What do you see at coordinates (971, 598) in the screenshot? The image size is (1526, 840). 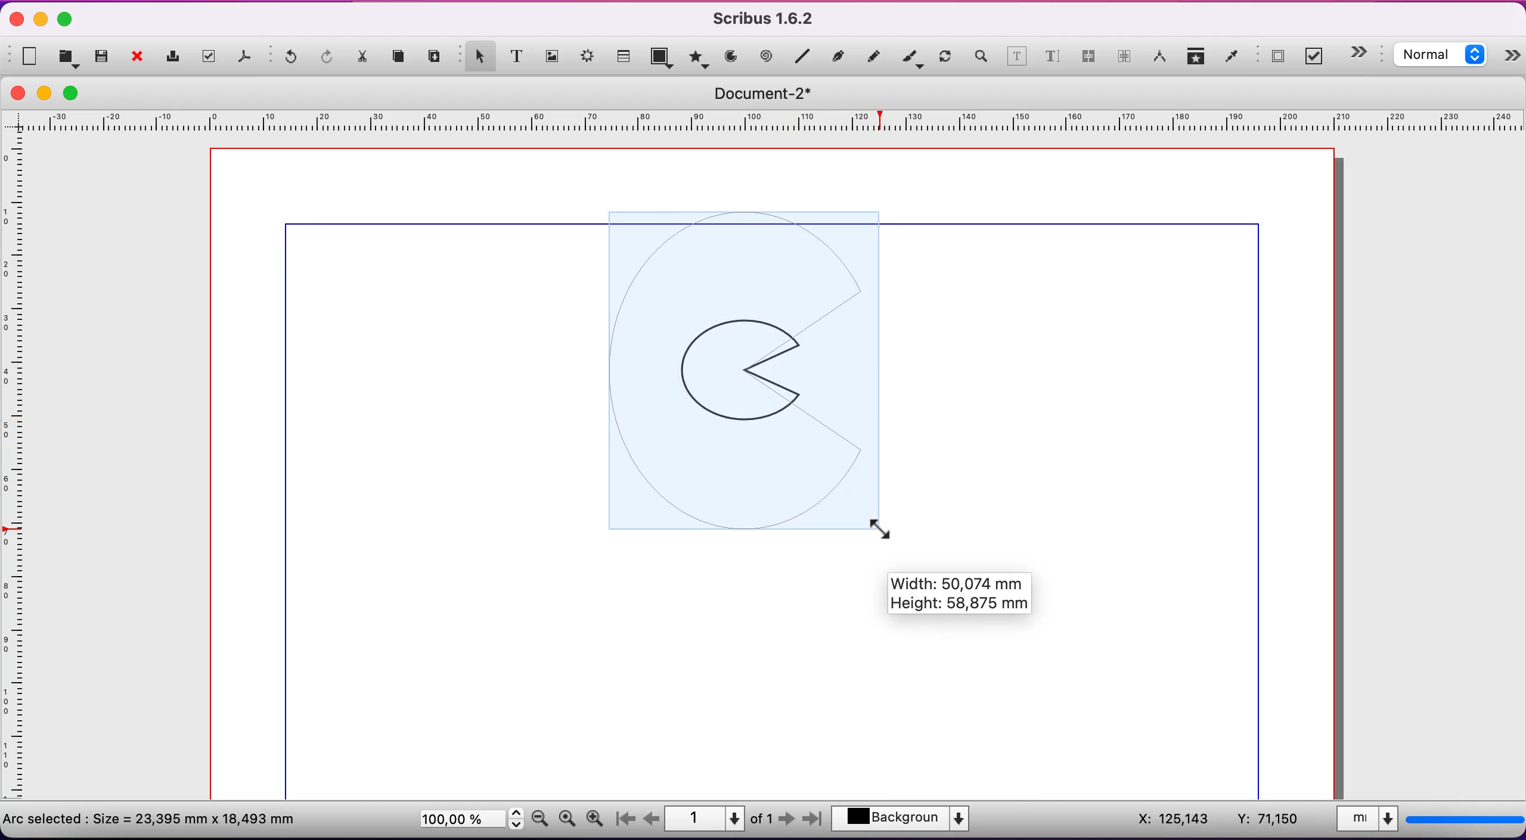 I see `width and height` at bounding box center [971, 598].